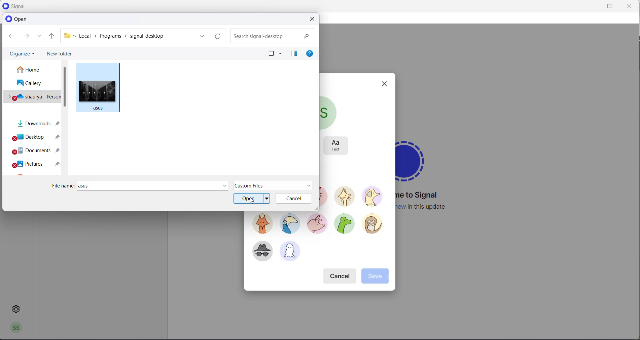 The height and width of the screenshot is (340, 640). I want to click on avatar, so click(261, 252).